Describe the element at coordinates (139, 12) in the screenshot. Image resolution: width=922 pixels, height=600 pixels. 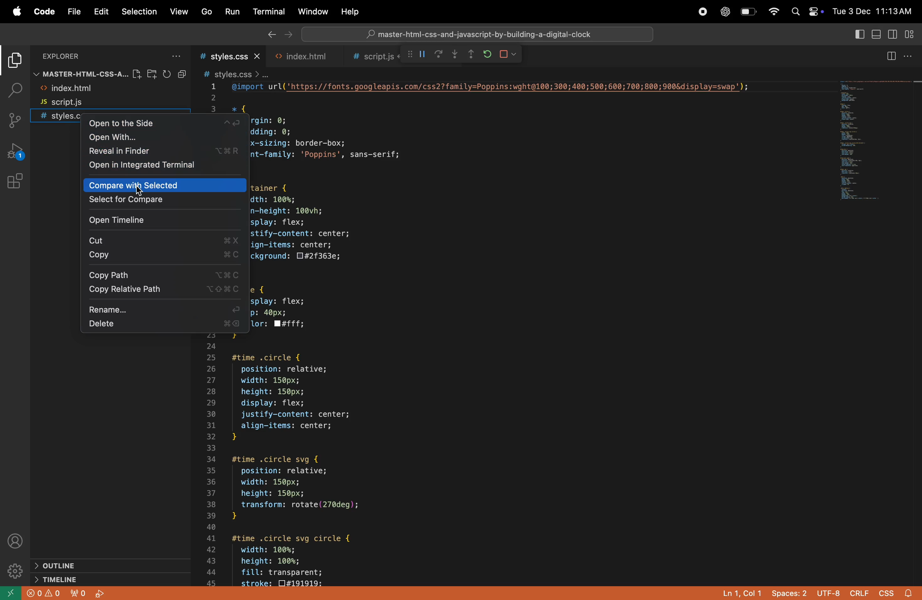
I see `selection` at that location.